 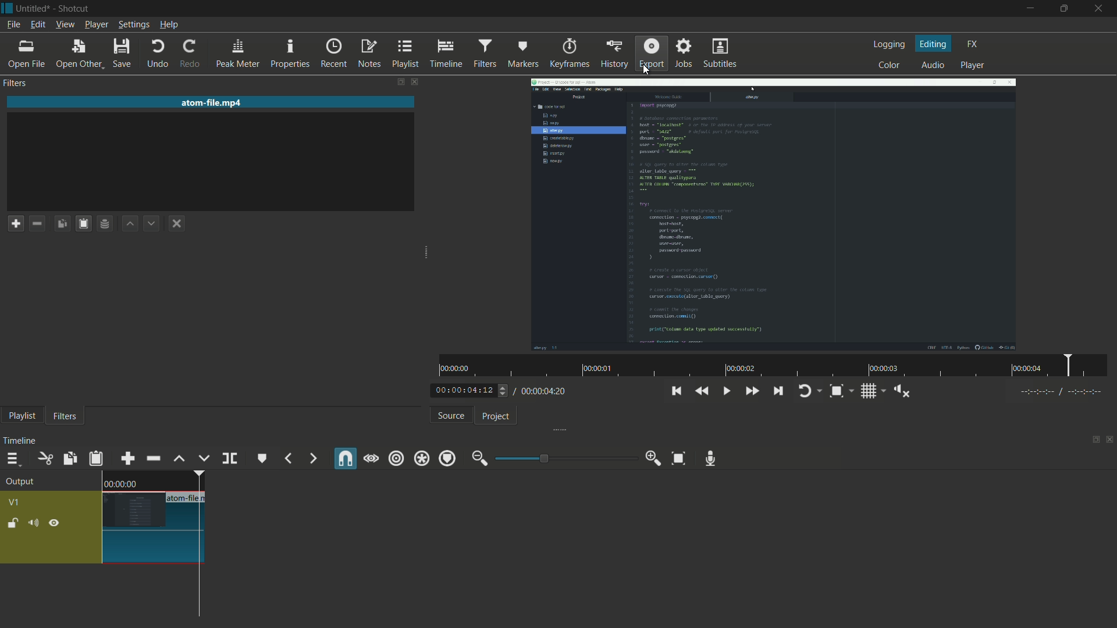 I want to click on filters, so click(x=65, y=416).